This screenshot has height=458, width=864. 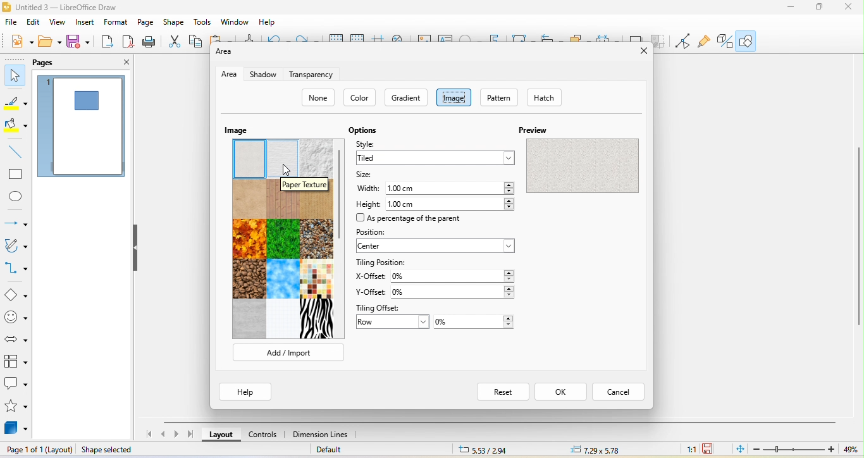 What do you see at coordinates (204, 23) in the screenshot?
I see `tools` at bounding box center [204, 23].